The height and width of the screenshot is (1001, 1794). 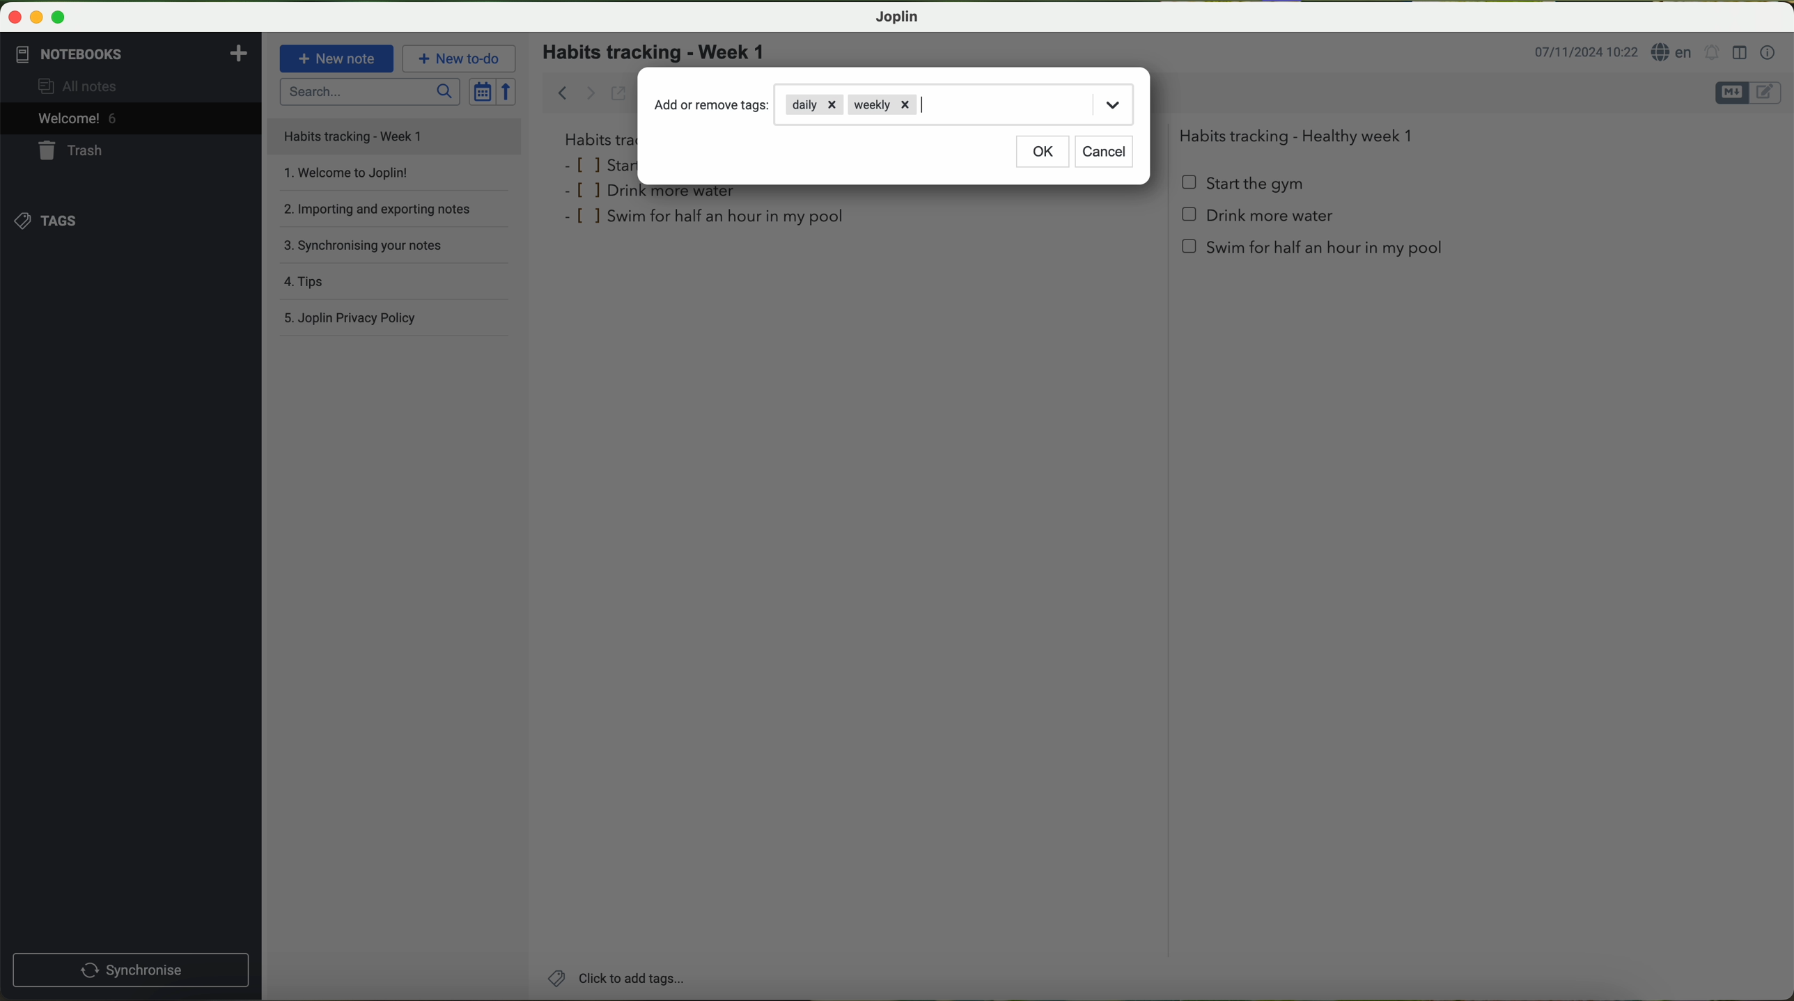 I want to click on search bar, so click(x=368, y=91).